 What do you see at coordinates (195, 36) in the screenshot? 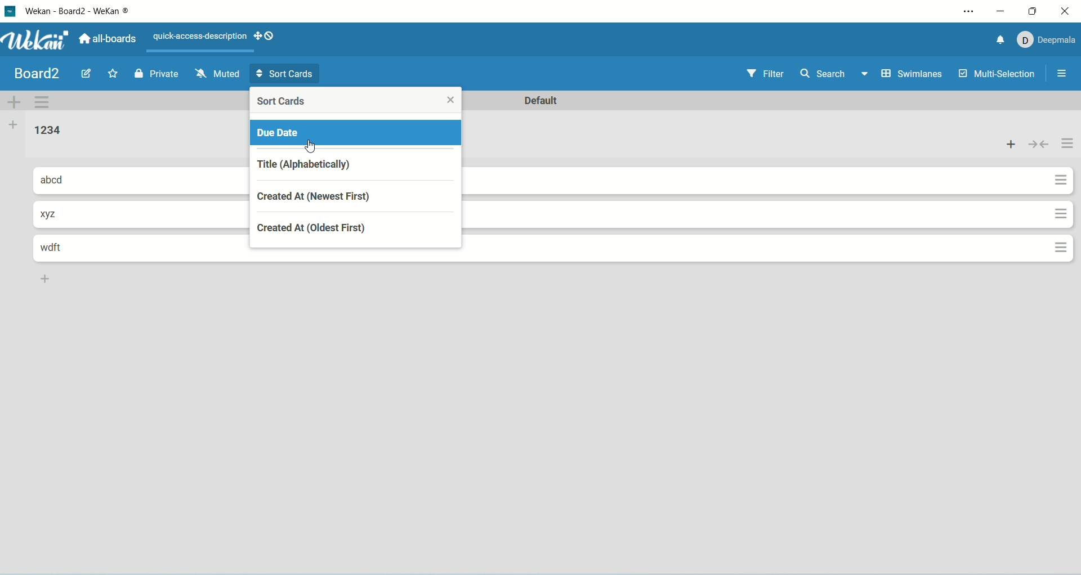
I see `text` at bounding box center [195, 36].